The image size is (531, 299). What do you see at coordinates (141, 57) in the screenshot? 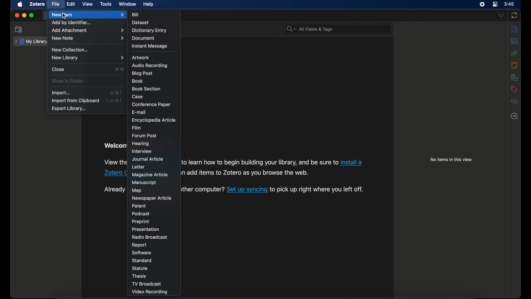
I see `artwork` at bounding box center [141, 57].